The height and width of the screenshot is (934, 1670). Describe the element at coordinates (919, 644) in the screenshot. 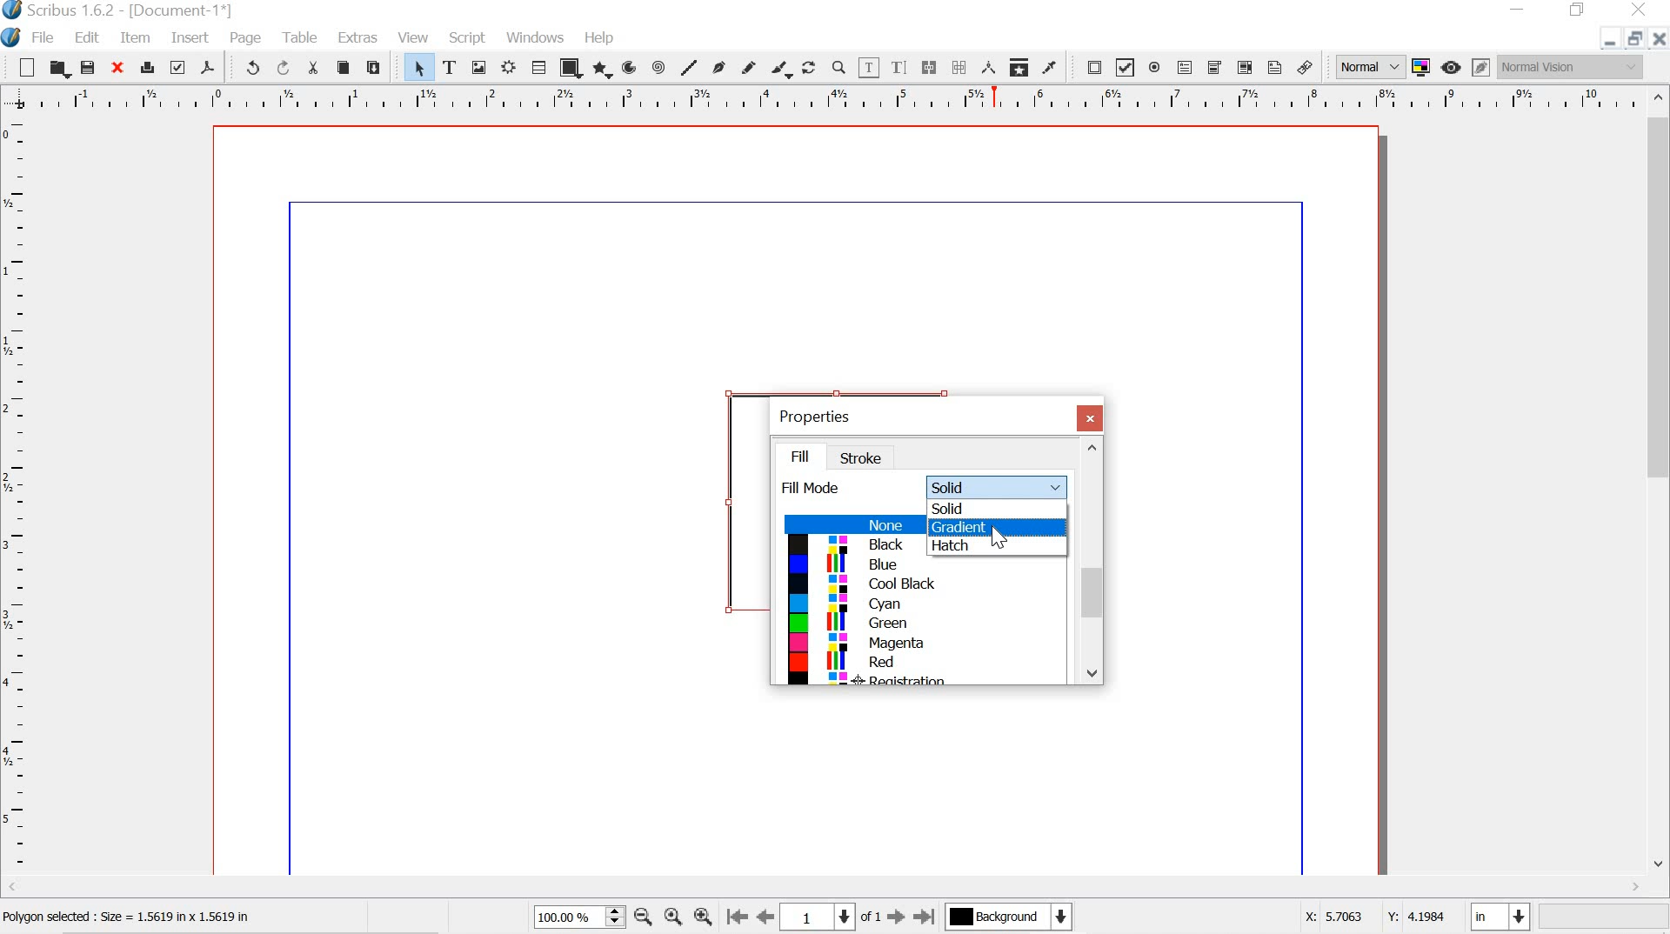

I see `magenta` at that location.